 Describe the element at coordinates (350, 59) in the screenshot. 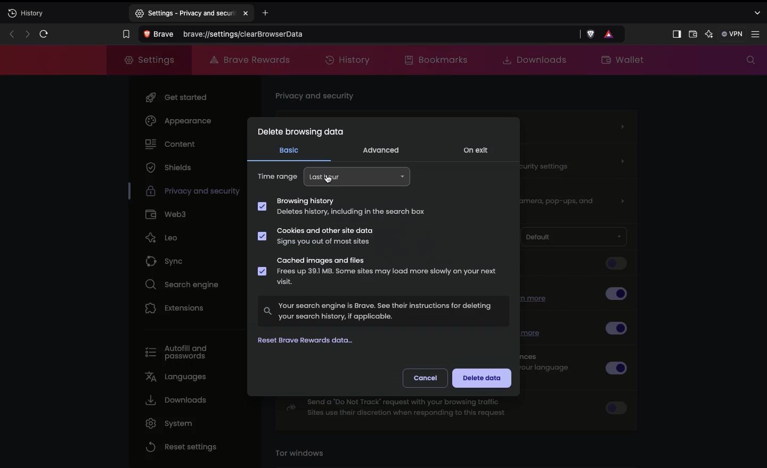

I see `History` at that location.